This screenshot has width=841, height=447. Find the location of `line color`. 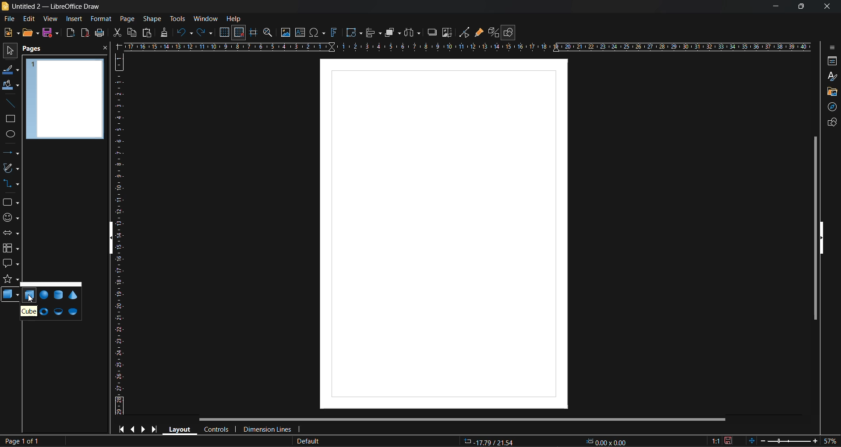

line color is located at coordinates (10, 70).